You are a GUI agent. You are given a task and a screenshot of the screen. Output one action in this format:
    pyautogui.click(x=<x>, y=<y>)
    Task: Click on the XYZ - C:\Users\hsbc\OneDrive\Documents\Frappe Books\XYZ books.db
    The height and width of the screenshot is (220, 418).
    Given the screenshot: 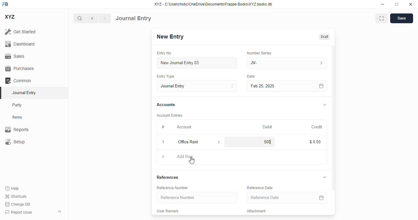 What is the action you would take?
    pyautogui.click(x=213, y=4)
    